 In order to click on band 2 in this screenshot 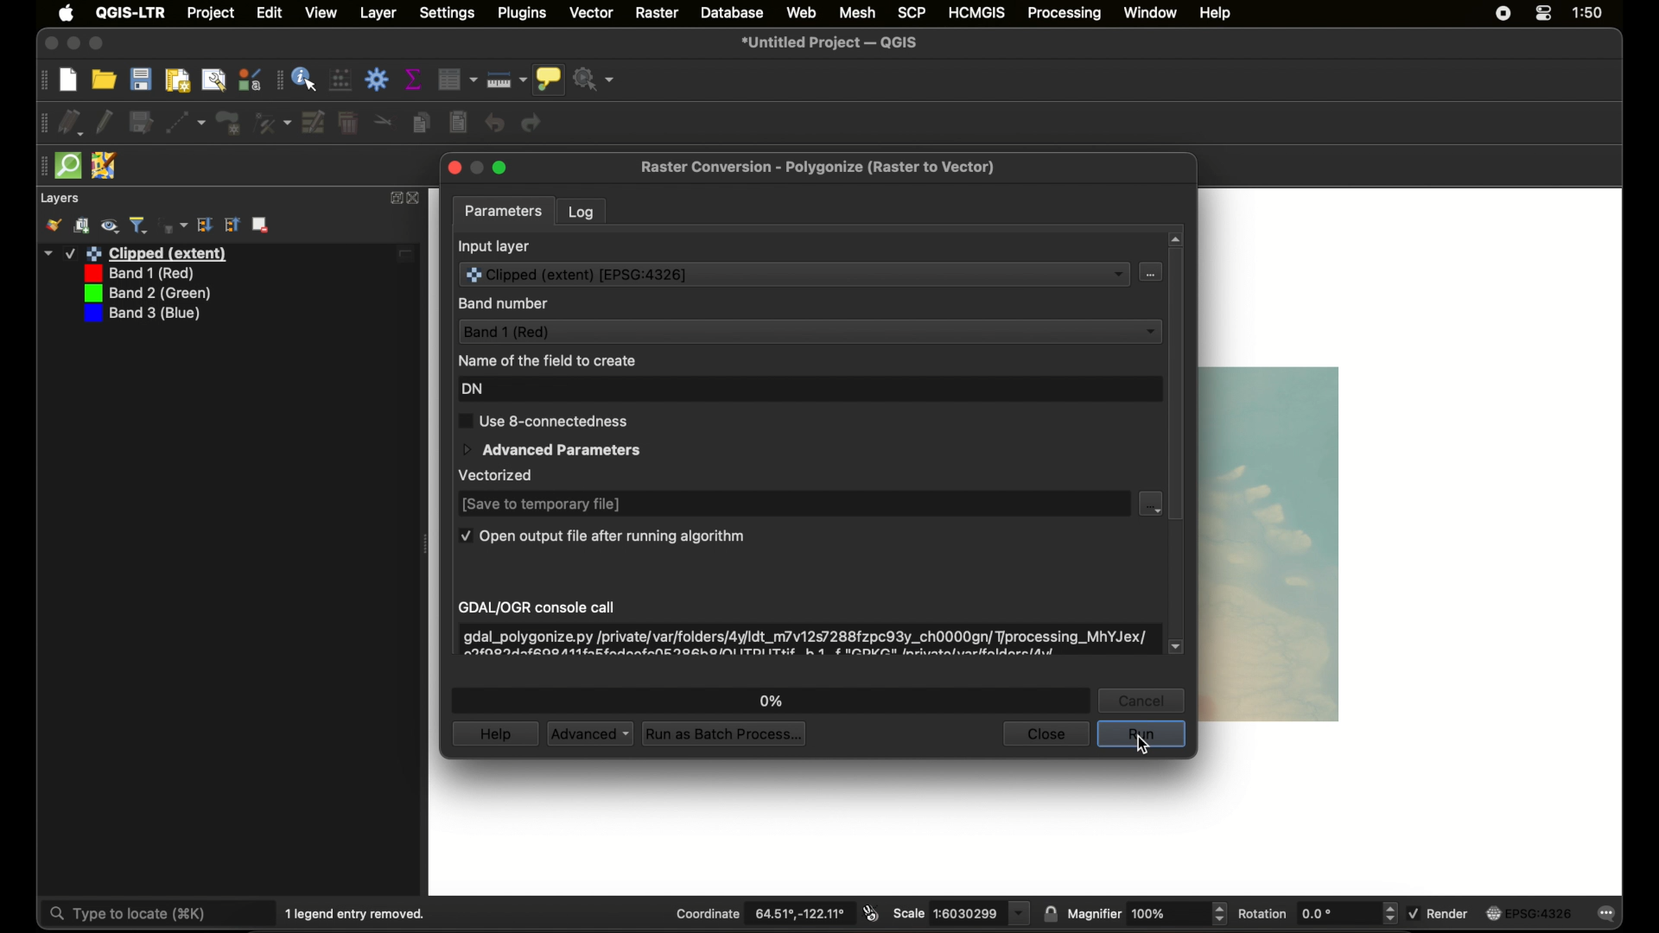, I will do `click(144, 294)`.